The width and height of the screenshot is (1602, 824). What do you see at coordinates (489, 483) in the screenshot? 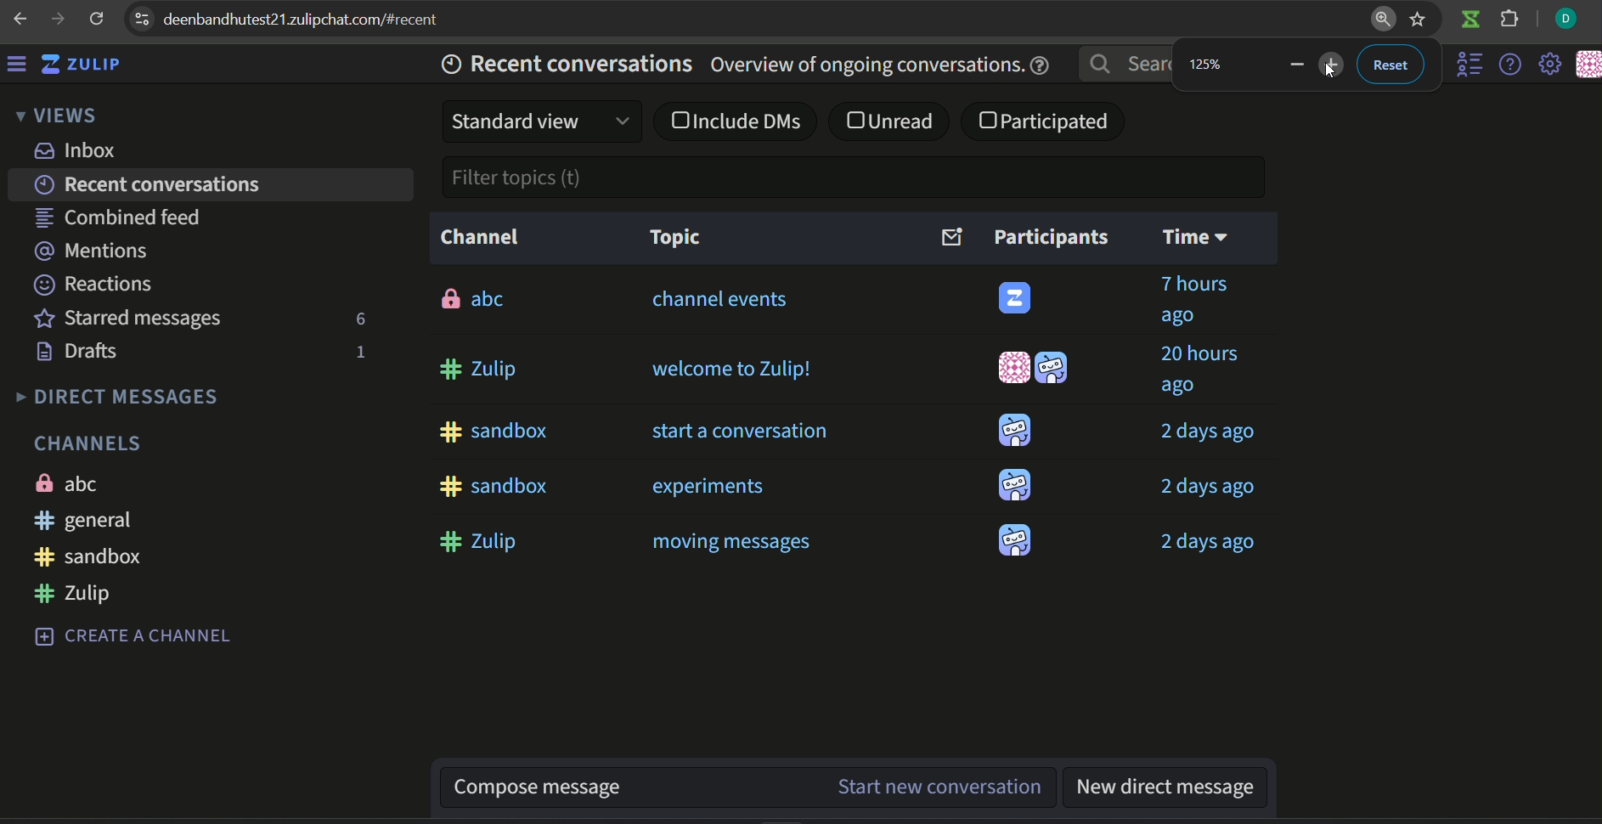
I see `#sandbox` at bounding box center [489, 483].